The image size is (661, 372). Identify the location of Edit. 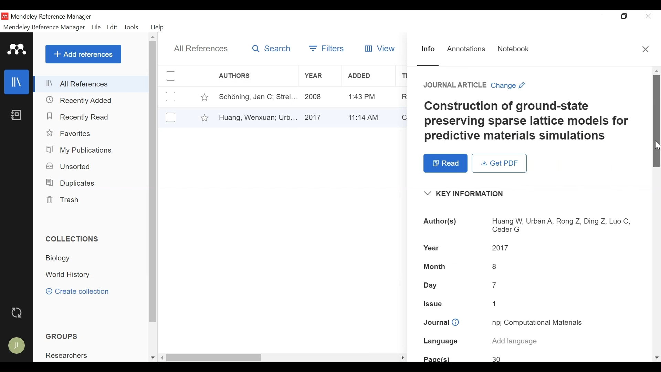
(112, 27).